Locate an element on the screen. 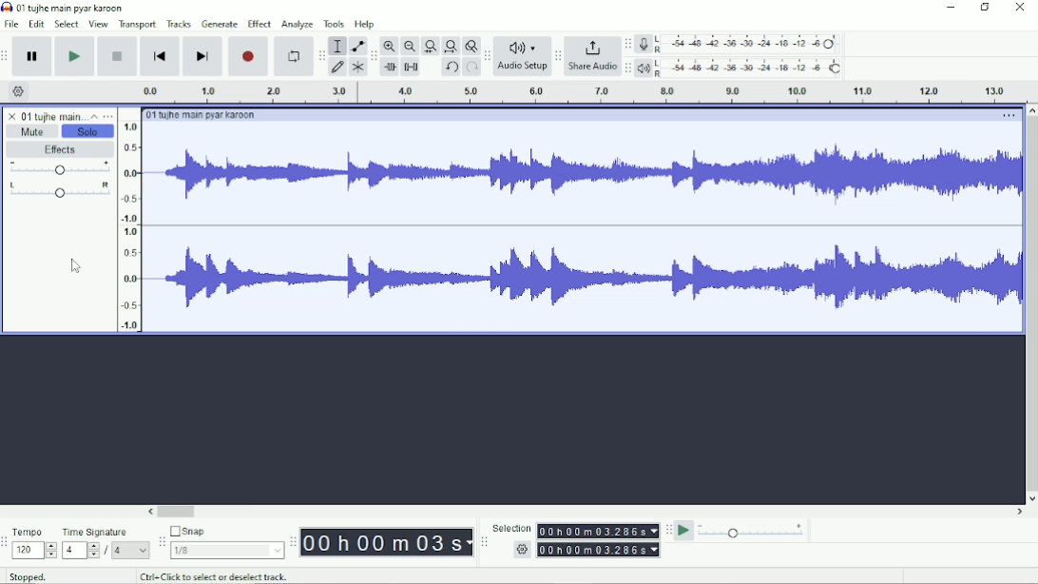  Audacity recording meter toolbar  is located at coordinates (626, 45).